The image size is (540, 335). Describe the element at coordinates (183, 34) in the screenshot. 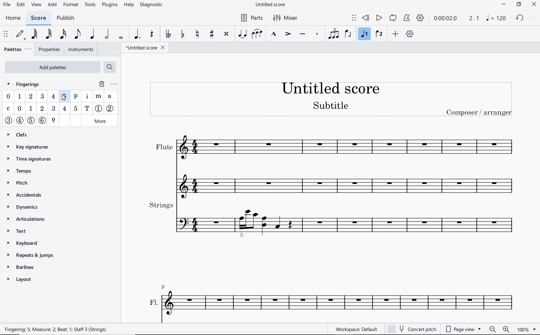

I see `toggle flat` at that location.